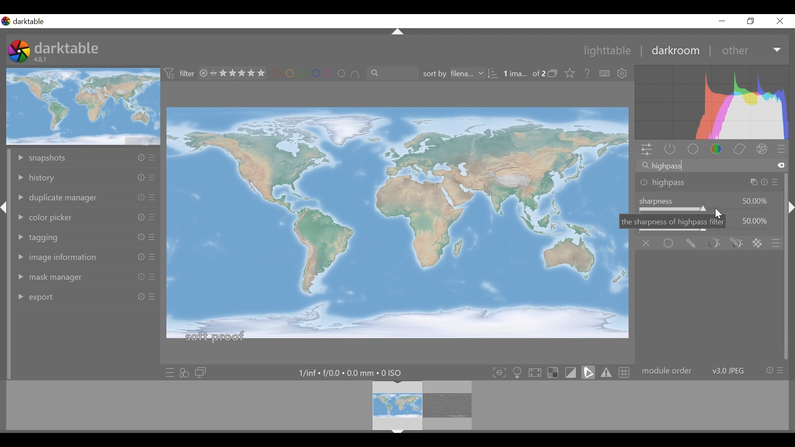  Describe the element at coordinates (667, 167) in the screenshot. I see `highpass` at that location.